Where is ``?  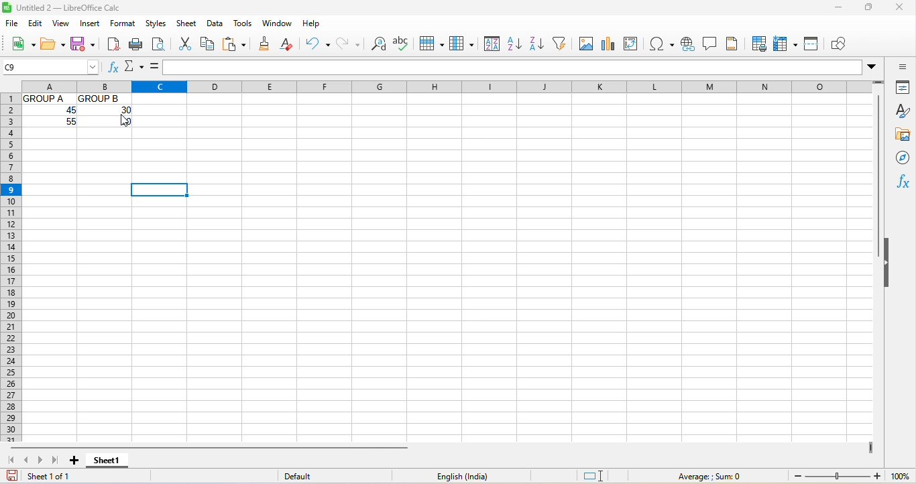
 is located at coordinates (50, 110).